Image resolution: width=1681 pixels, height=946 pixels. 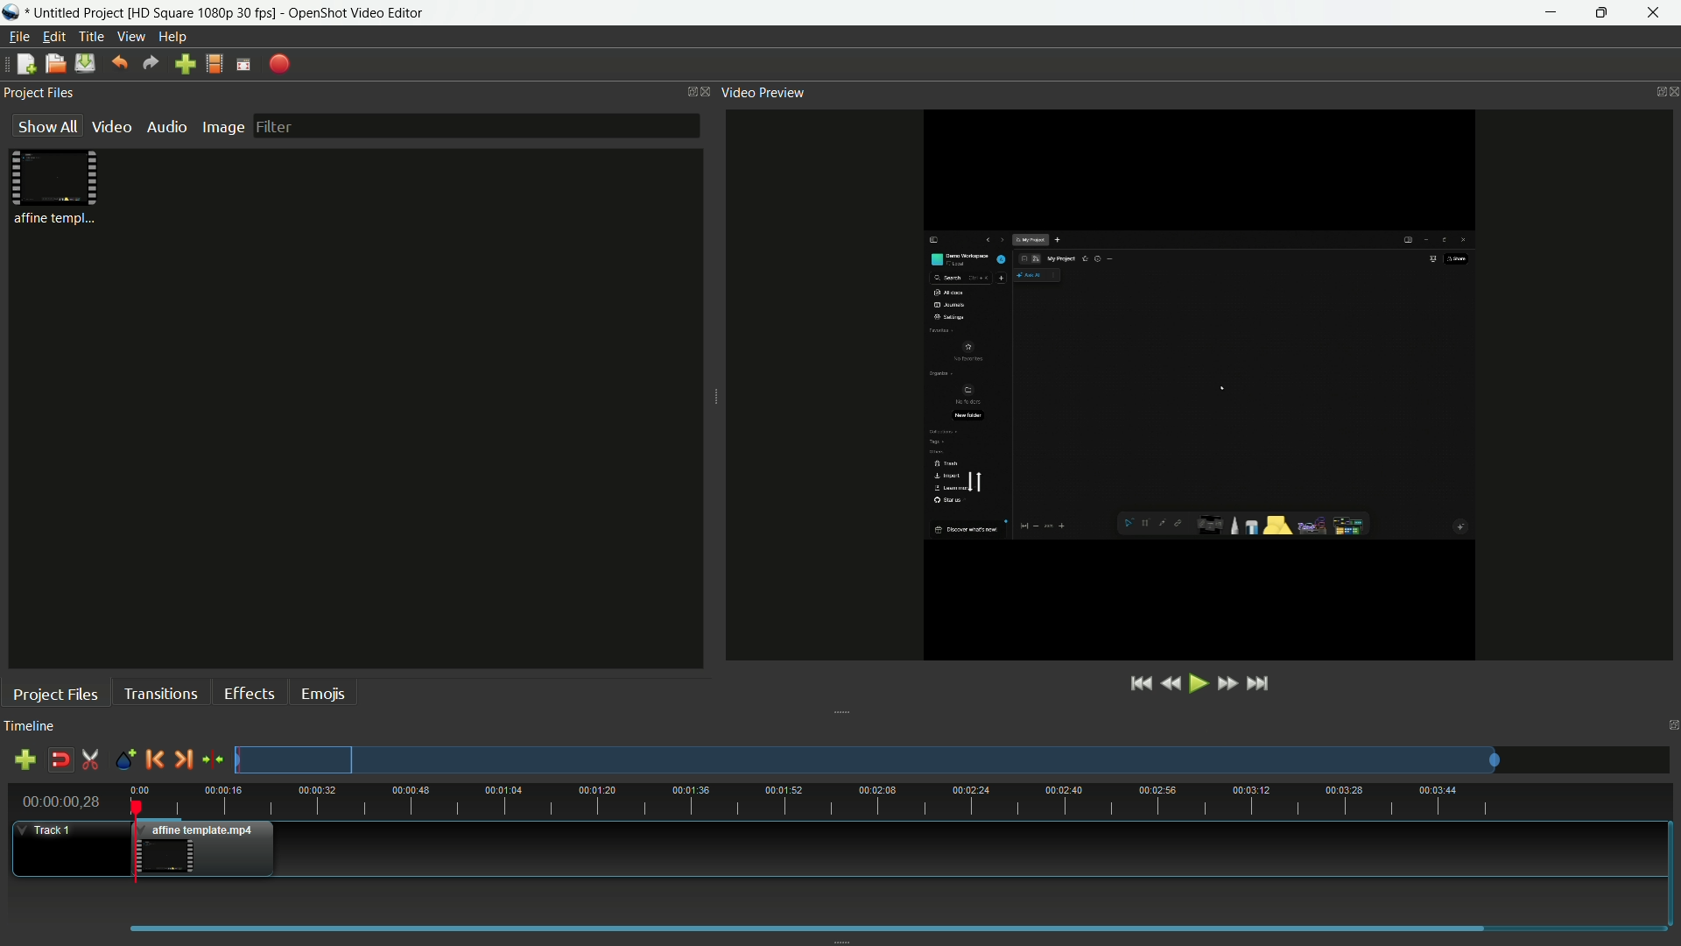 I want to click on close timeline, so click(x=1670, y=725).